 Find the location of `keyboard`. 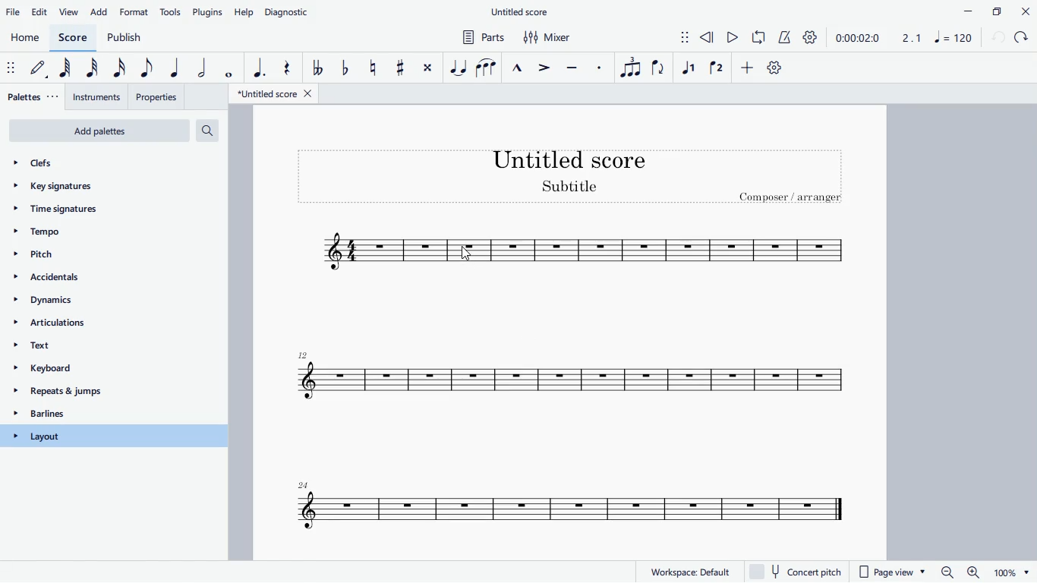

keyboard is located at coordinates (106, 370).